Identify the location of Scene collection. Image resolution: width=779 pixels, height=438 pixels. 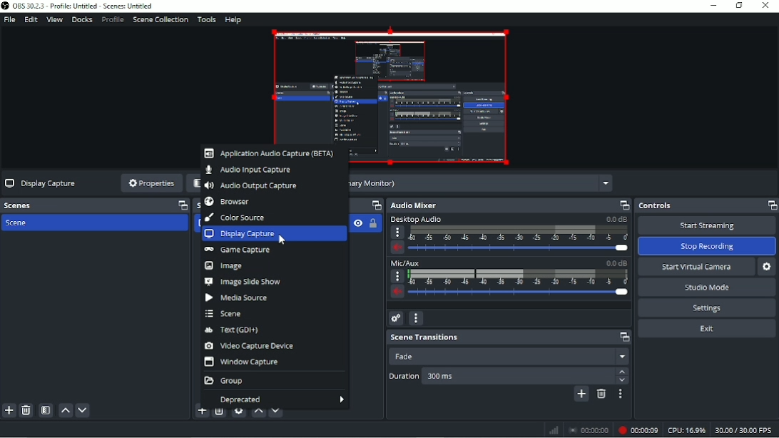
(160, 20).